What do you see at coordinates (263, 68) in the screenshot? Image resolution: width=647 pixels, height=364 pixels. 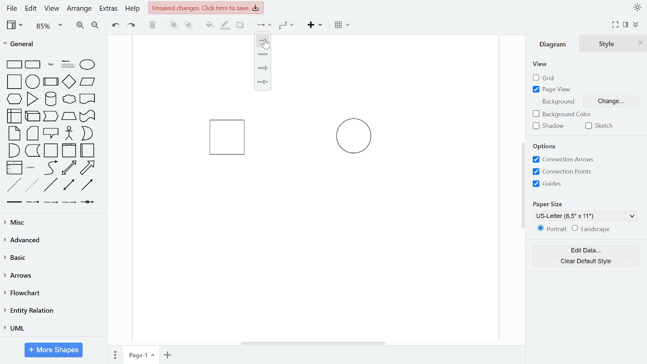 I see `arrow` at bounding box center [263, 68].